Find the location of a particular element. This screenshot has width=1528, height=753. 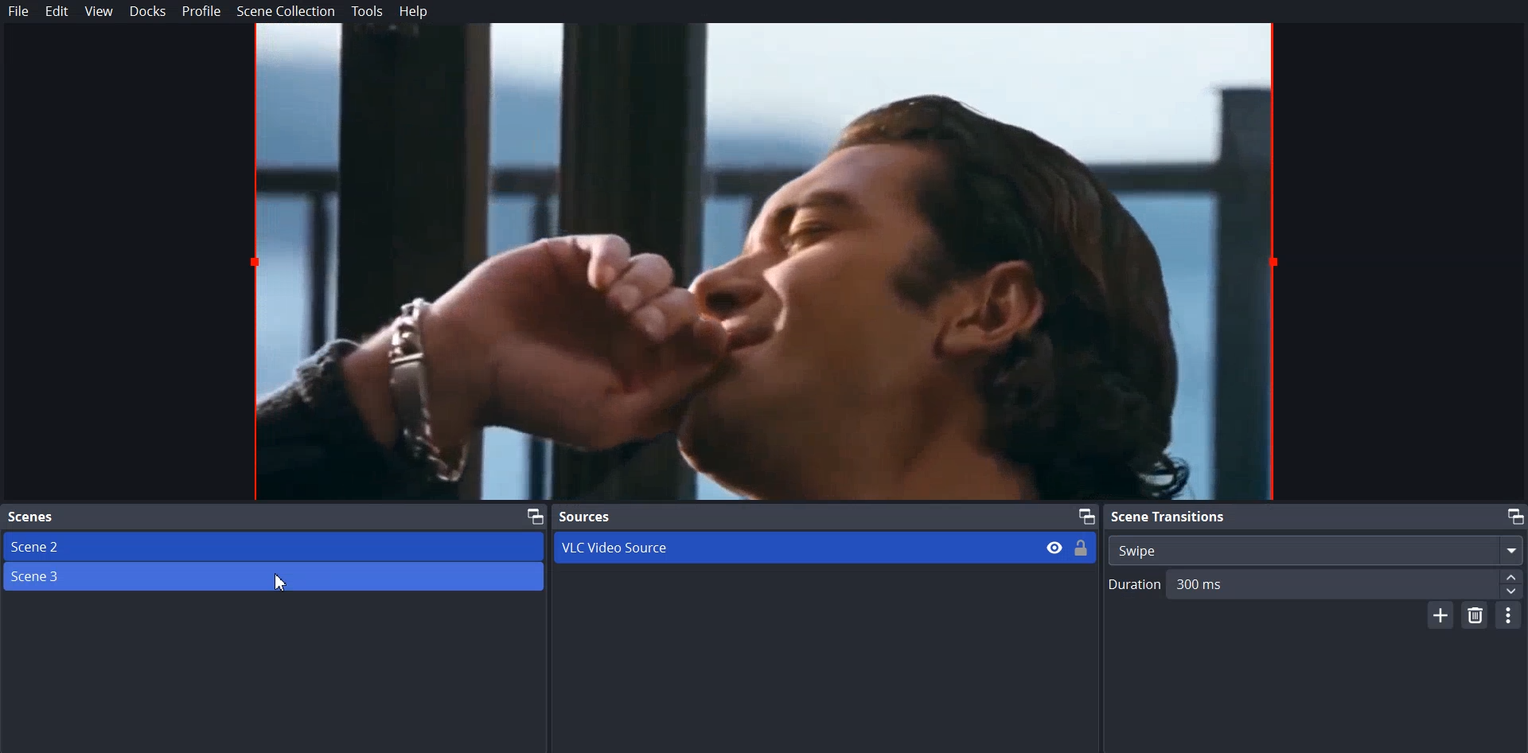

300 ms is located at coordinates (1344, 582).